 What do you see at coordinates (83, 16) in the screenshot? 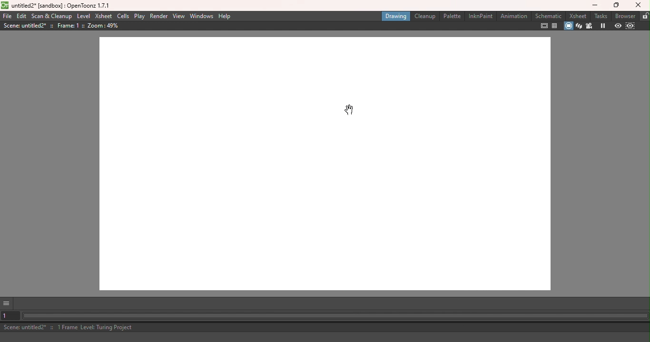
I see `Level` at bounding box center [83, 16].